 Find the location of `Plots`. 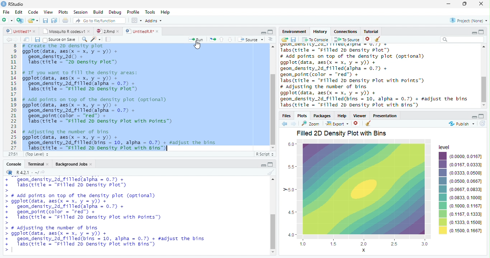

Plots is located at coordinates (302, 115).